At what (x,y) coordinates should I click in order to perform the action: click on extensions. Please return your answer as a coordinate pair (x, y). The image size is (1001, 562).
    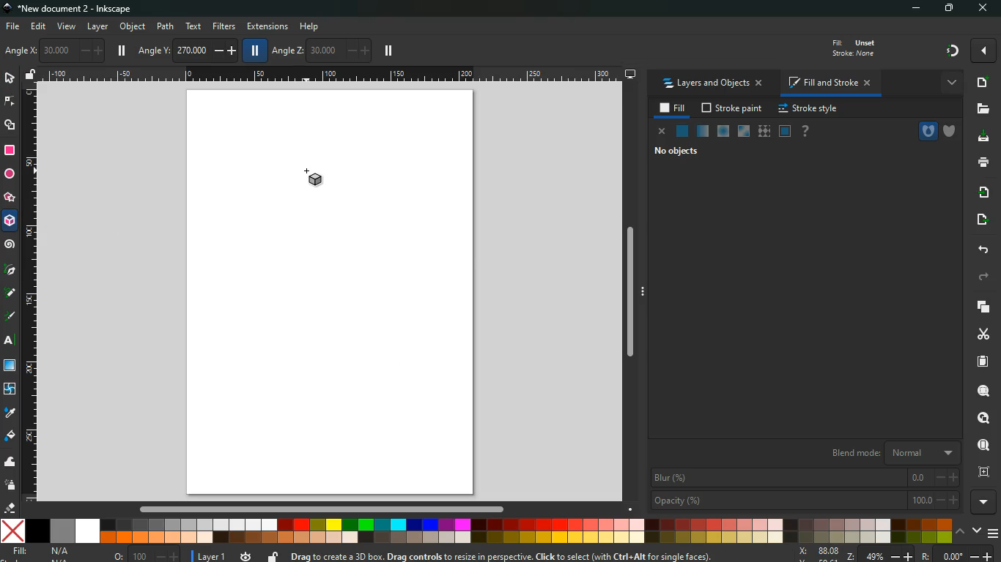
    Looking at the image, I should click on (267, 27).